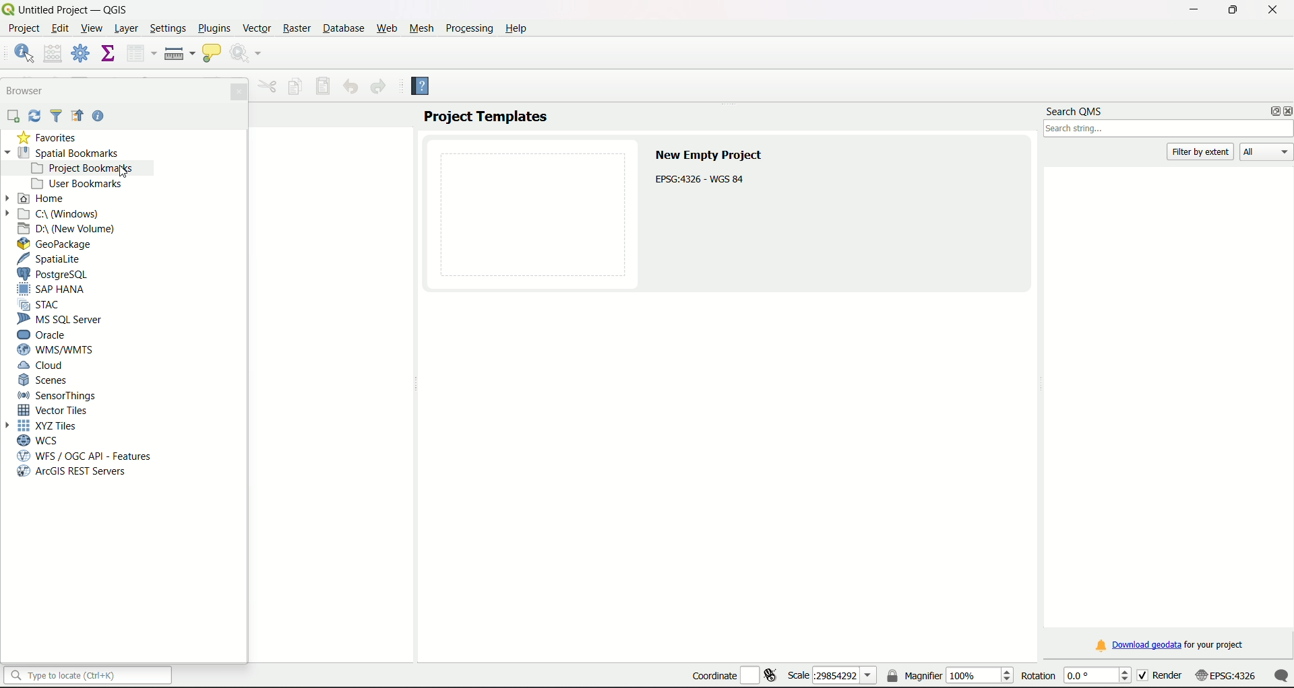  Describe the element at coordinates (1078, 675) in the screenshot. I see `rotation` at that location.